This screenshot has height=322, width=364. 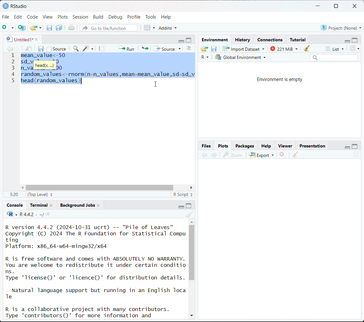 What do you see at coordinates (56, 48) in the screenshot?
I see `source` at bounding box center [56, 48].